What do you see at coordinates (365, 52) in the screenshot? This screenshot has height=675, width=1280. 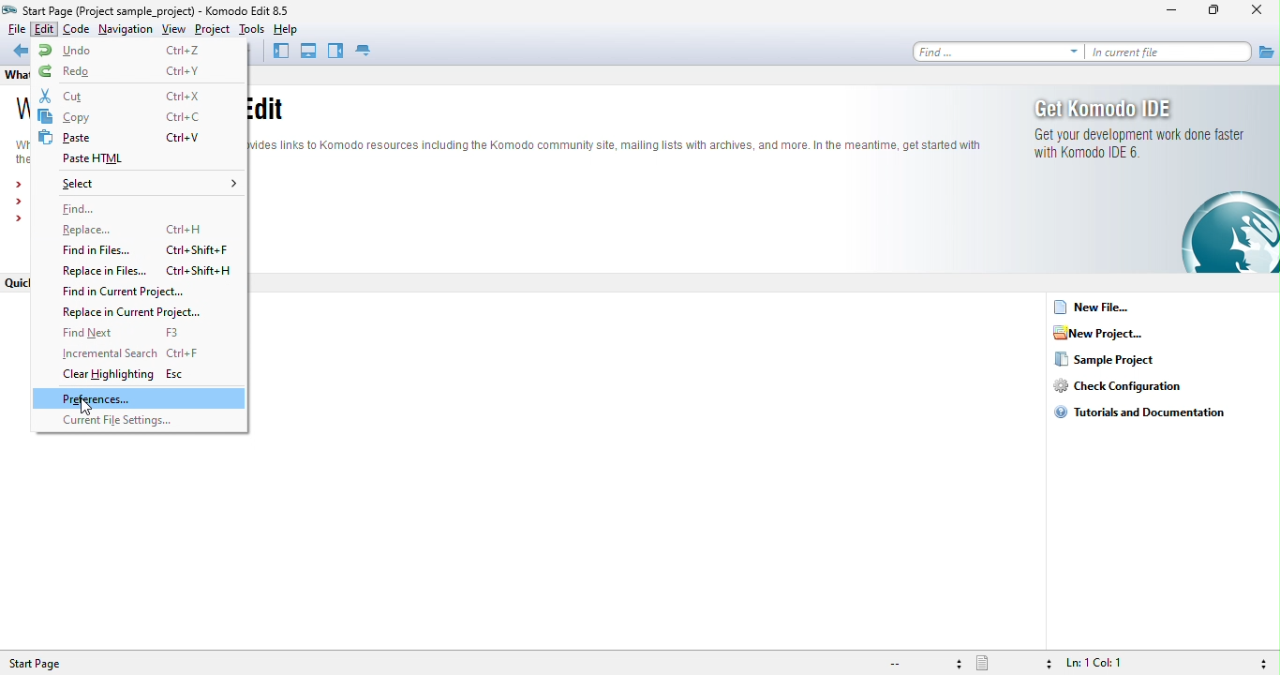 I see `tab` at bounding box center [365, 52].